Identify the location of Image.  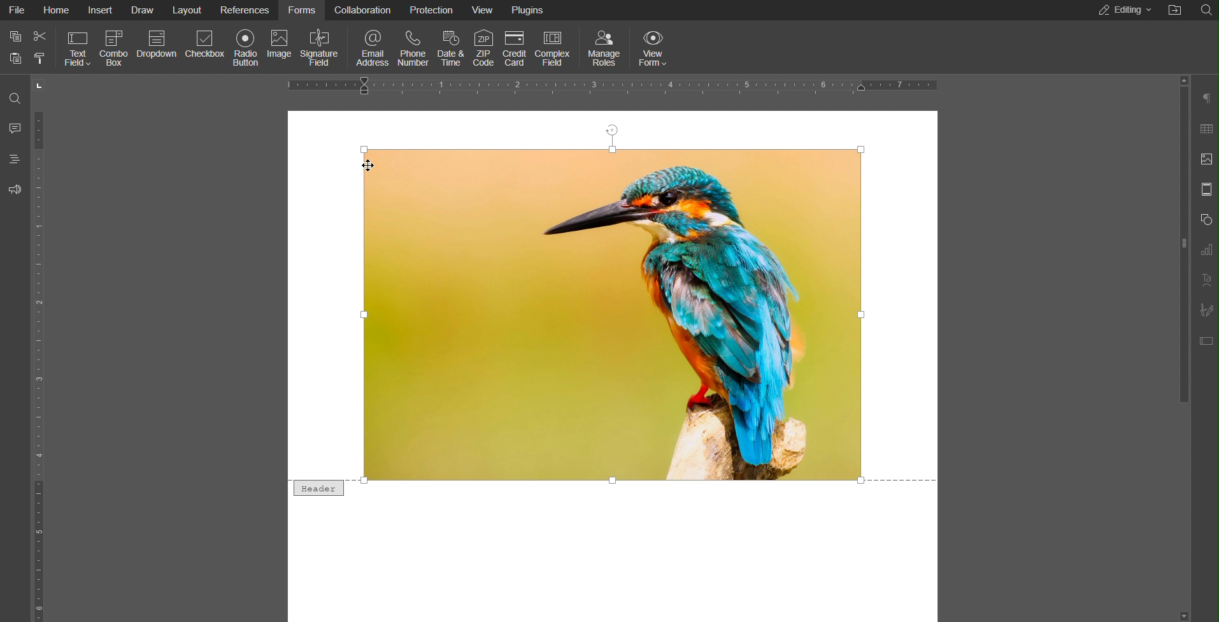
(282, 47).